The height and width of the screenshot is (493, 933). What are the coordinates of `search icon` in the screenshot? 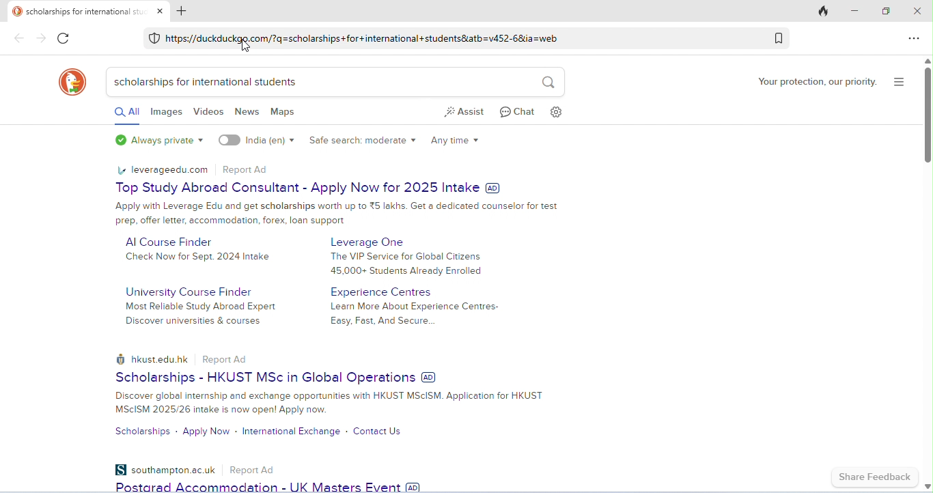 It's located at (548, 82).